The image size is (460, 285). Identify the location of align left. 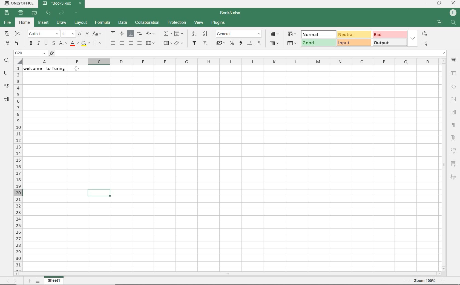
(113, 43).